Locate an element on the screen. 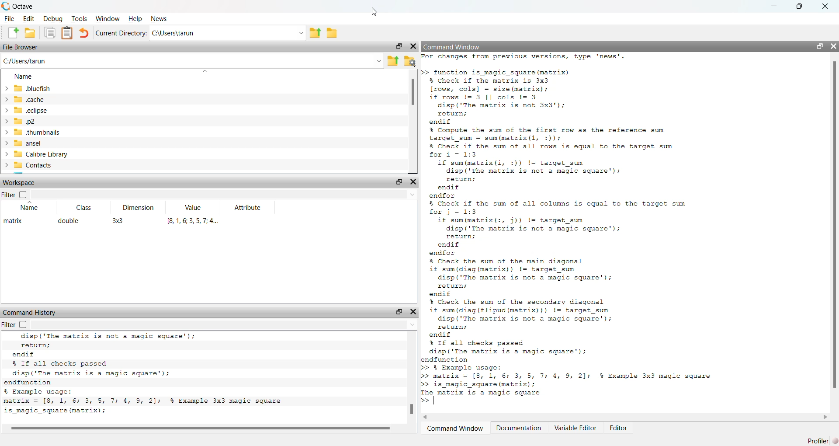 The height and width of the screenshot is (446, 839). New folder is located at coordinates (30, 33).